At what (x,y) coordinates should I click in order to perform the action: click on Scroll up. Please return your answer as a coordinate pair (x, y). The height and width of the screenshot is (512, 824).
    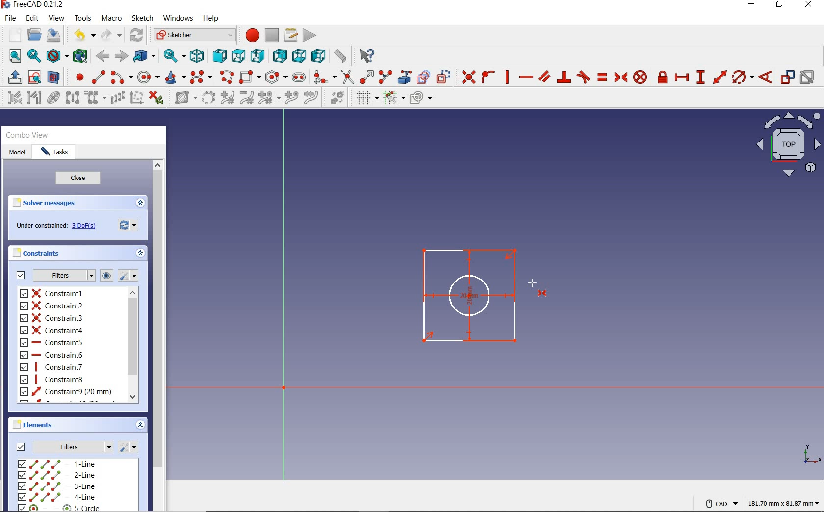
    Looking at the image, I should click on (158, 164).